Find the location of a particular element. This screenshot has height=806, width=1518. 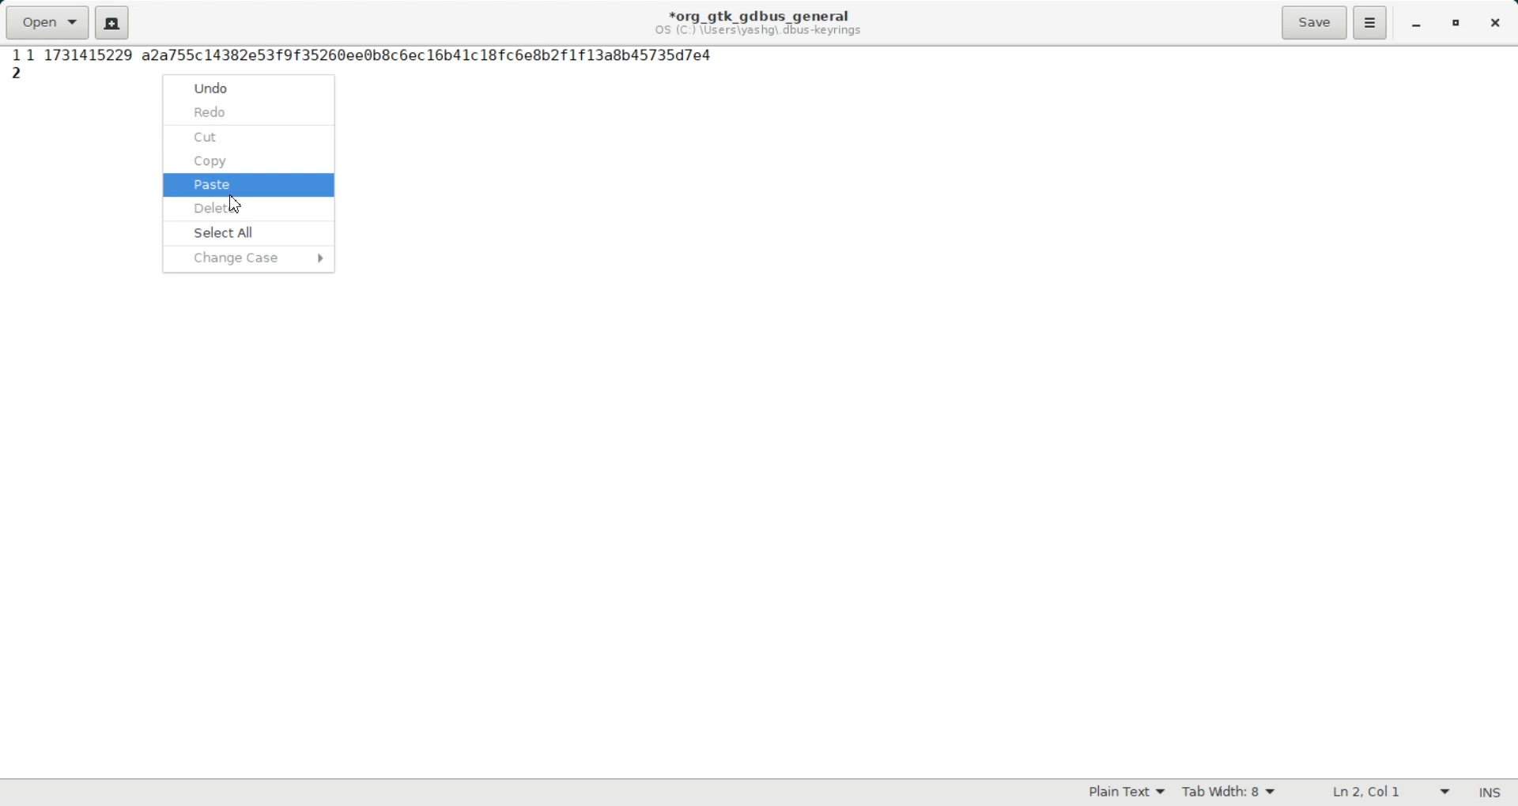

Tab width is located at coordinates (1229, 793).